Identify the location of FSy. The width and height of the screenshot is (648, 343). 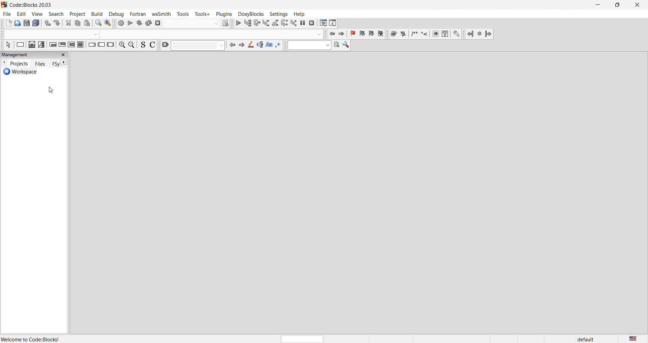
(55, 64).